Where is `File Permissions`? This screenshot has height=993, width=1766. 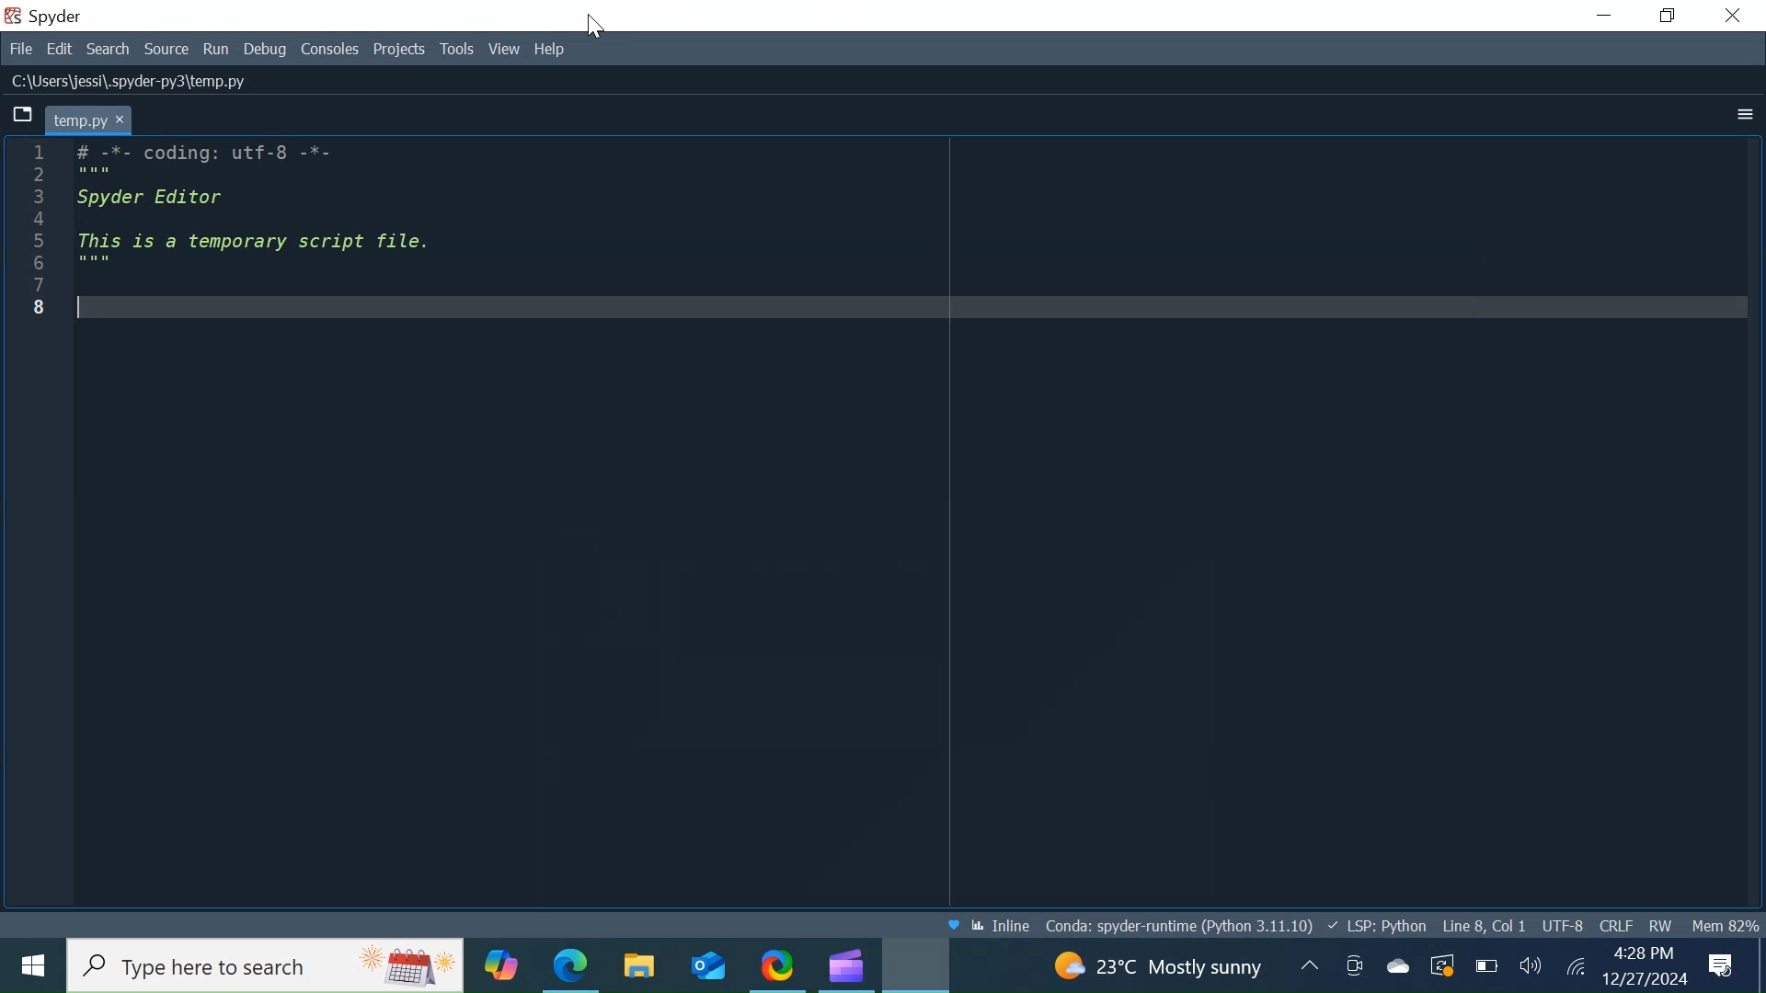 File Permissions is located at coordinates (1663, 927).